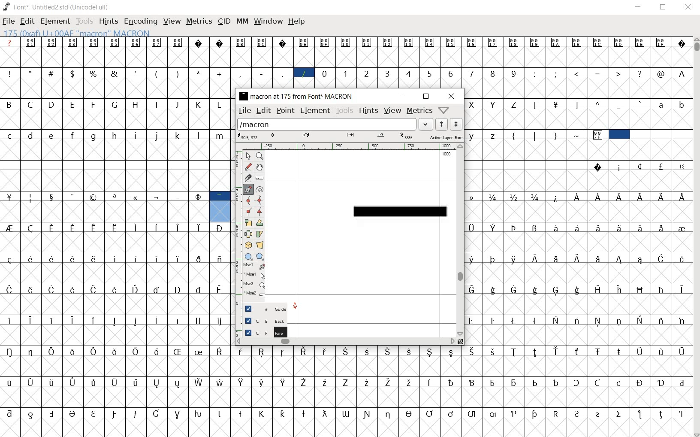 The width and height of the screenshot is (700, 437). What do you see at coordinates (479, 30) in the screenshot?
I see `Cursor` at bounding box center [479, 30].